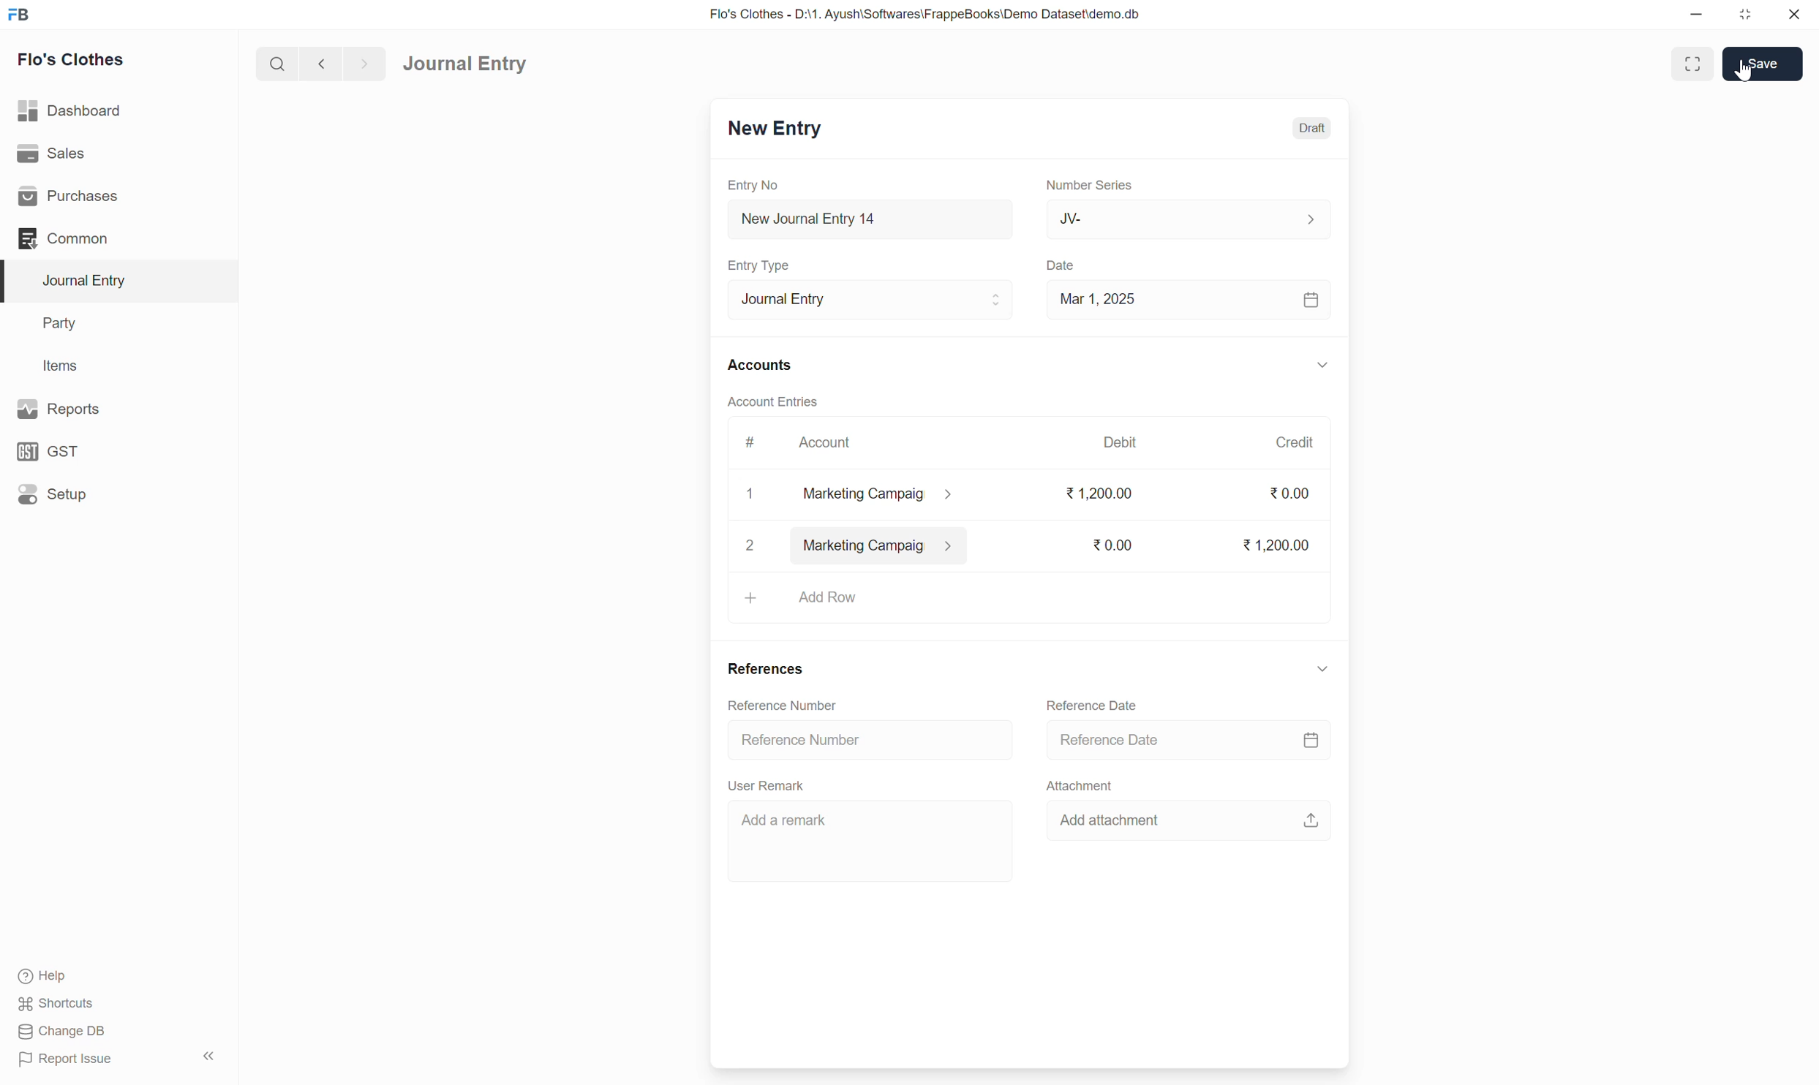 The image size is (1819, 1085). What do you see at coordinates (64, 325) in the screenshot?
I see `Party` at bounding box center [64, 325].